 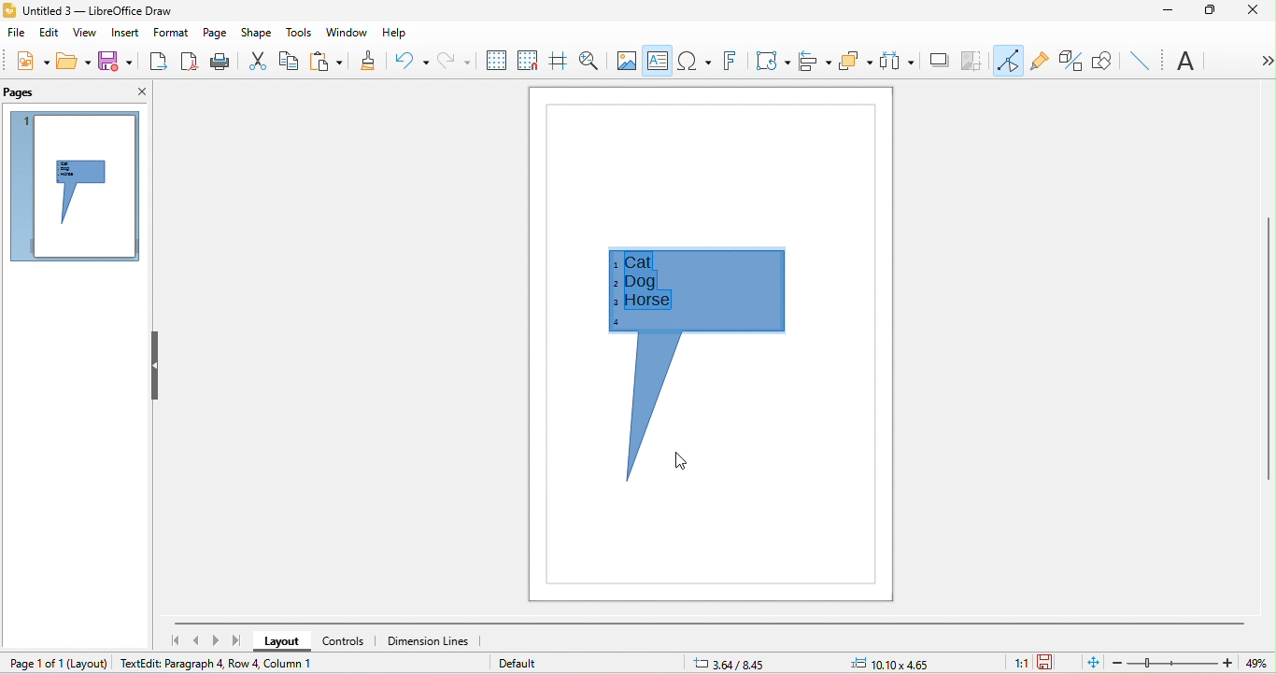 What do you see at coordinates (279, 642) in the screenshot?
I see `layout` at bounding box center [279, 642].